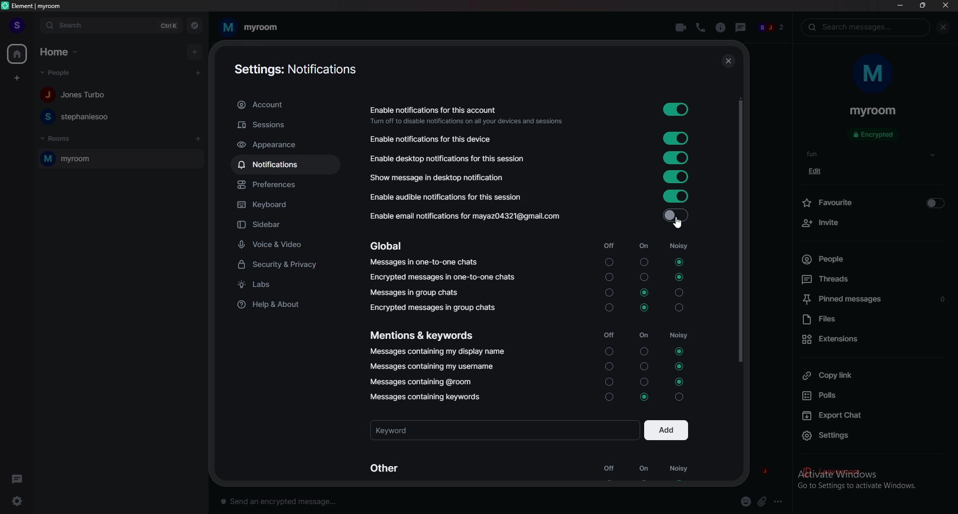 Image resolution: width=958 pixels, height=514 pixels. I want to click on create space, so click(16, 78).